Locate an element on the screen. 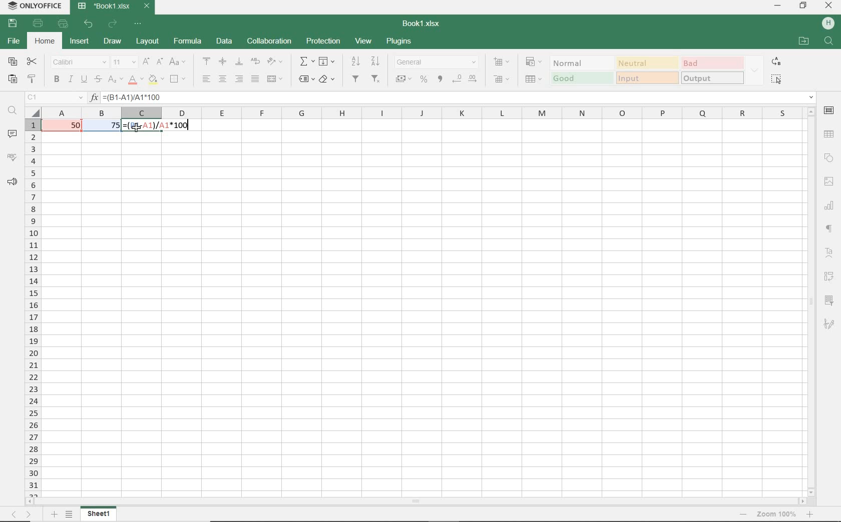 Image resolution: width=841 pixels, height=522 pixels. number format is located at coordinates (436, 61).